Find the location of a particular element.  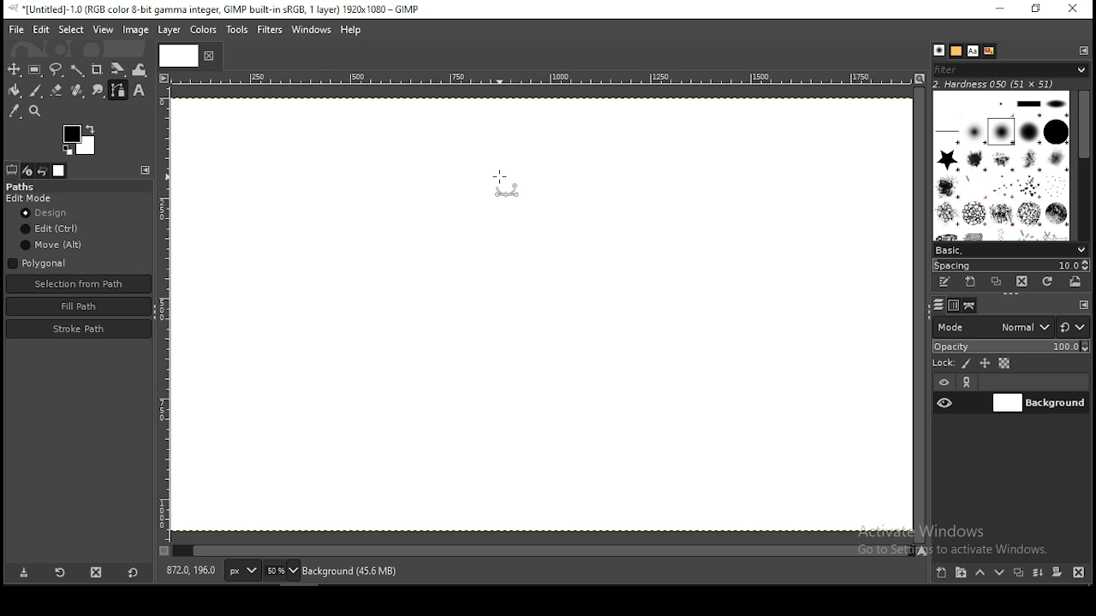

refresh brushes is located at coordinates (1047, 282).